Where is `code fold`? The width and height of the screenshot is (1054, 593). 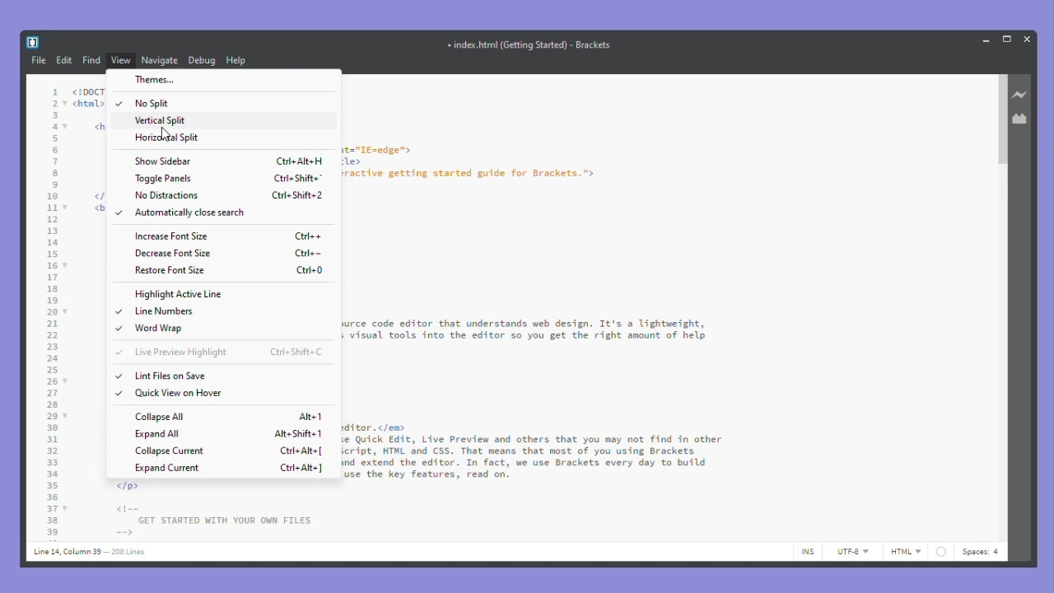
code fold is located at coordinates (66, 312).